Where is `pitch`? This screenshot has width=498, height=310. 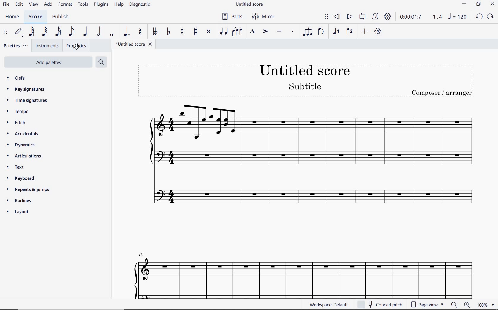 pitch is located at coordinates (18, 123).